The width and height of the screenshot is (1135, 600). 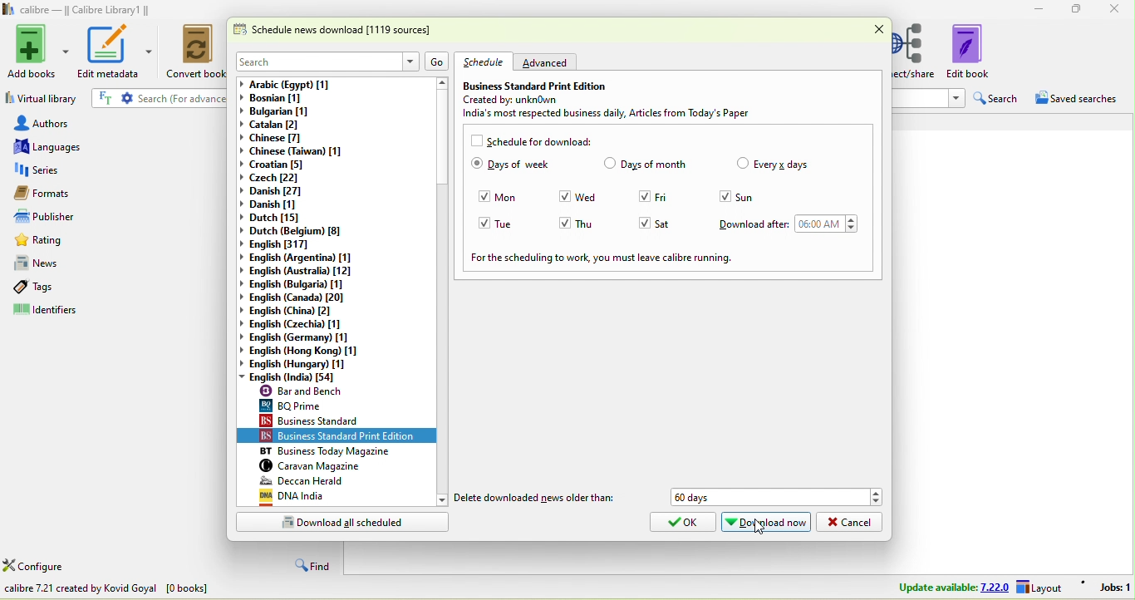 What do you see at coordinates (1042, 9) in the screenshot?
I see `minimize` at bounding box center [1042, 9].